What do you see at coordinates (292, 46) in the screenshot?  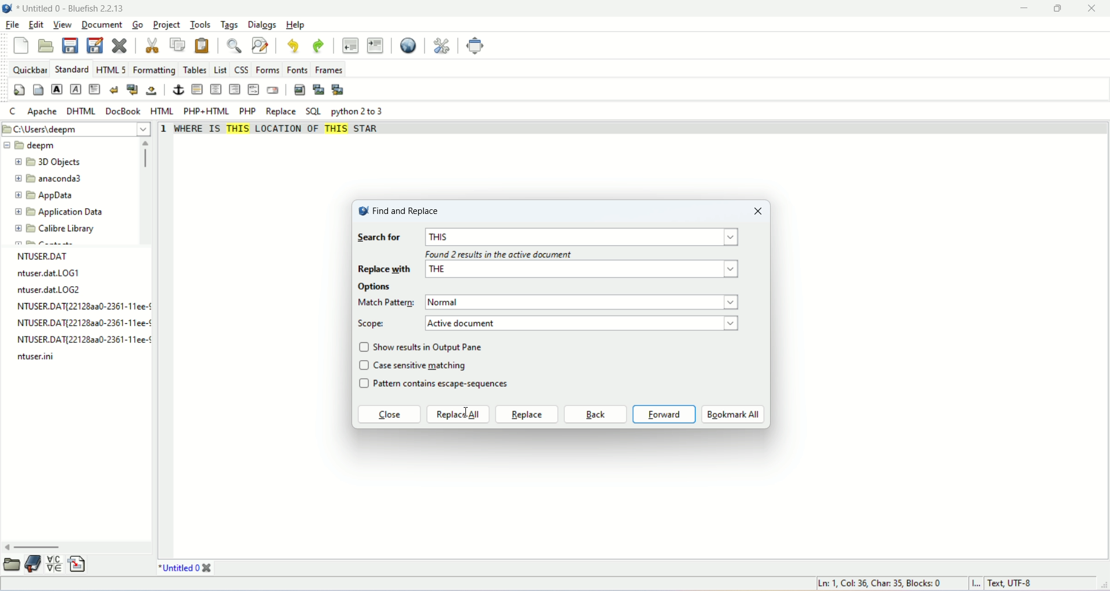 I see `undo` at bounding box center [292, 46].